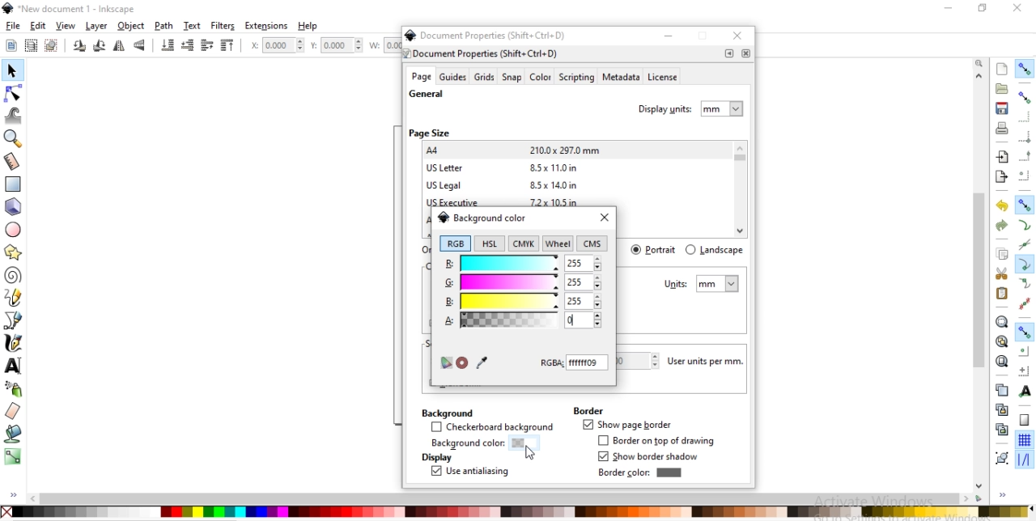  I want to click on select and transform objects, so click(11, 71).